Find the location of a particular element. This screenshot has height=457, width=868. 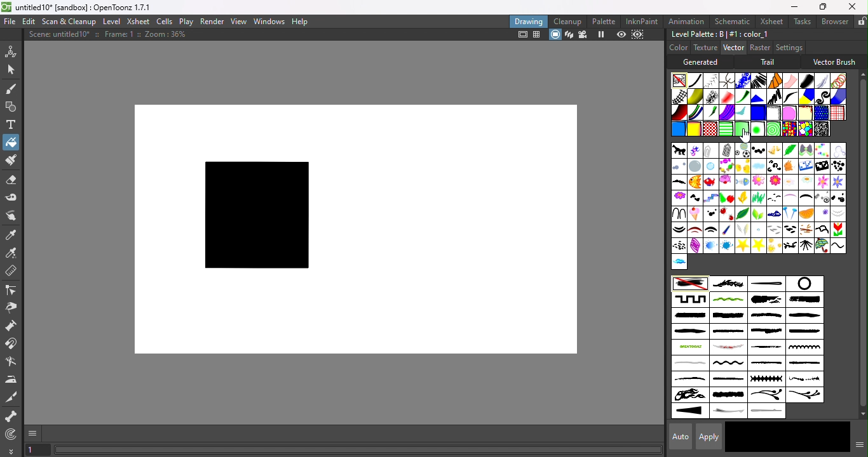

Maximize is located at coordinates (821, 8).